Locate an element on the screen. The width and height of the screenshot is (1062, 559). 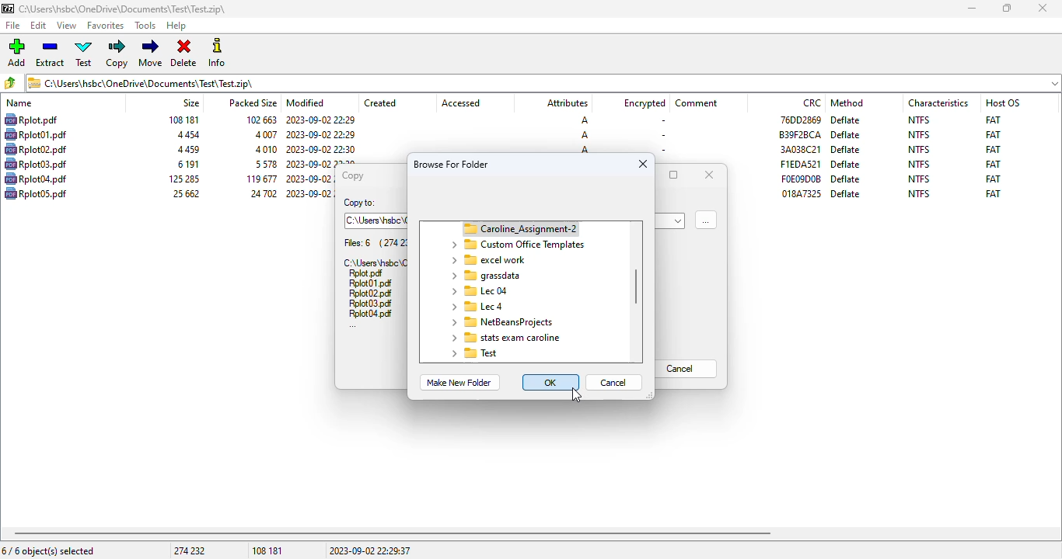
name is located at coordinates (19, 103).